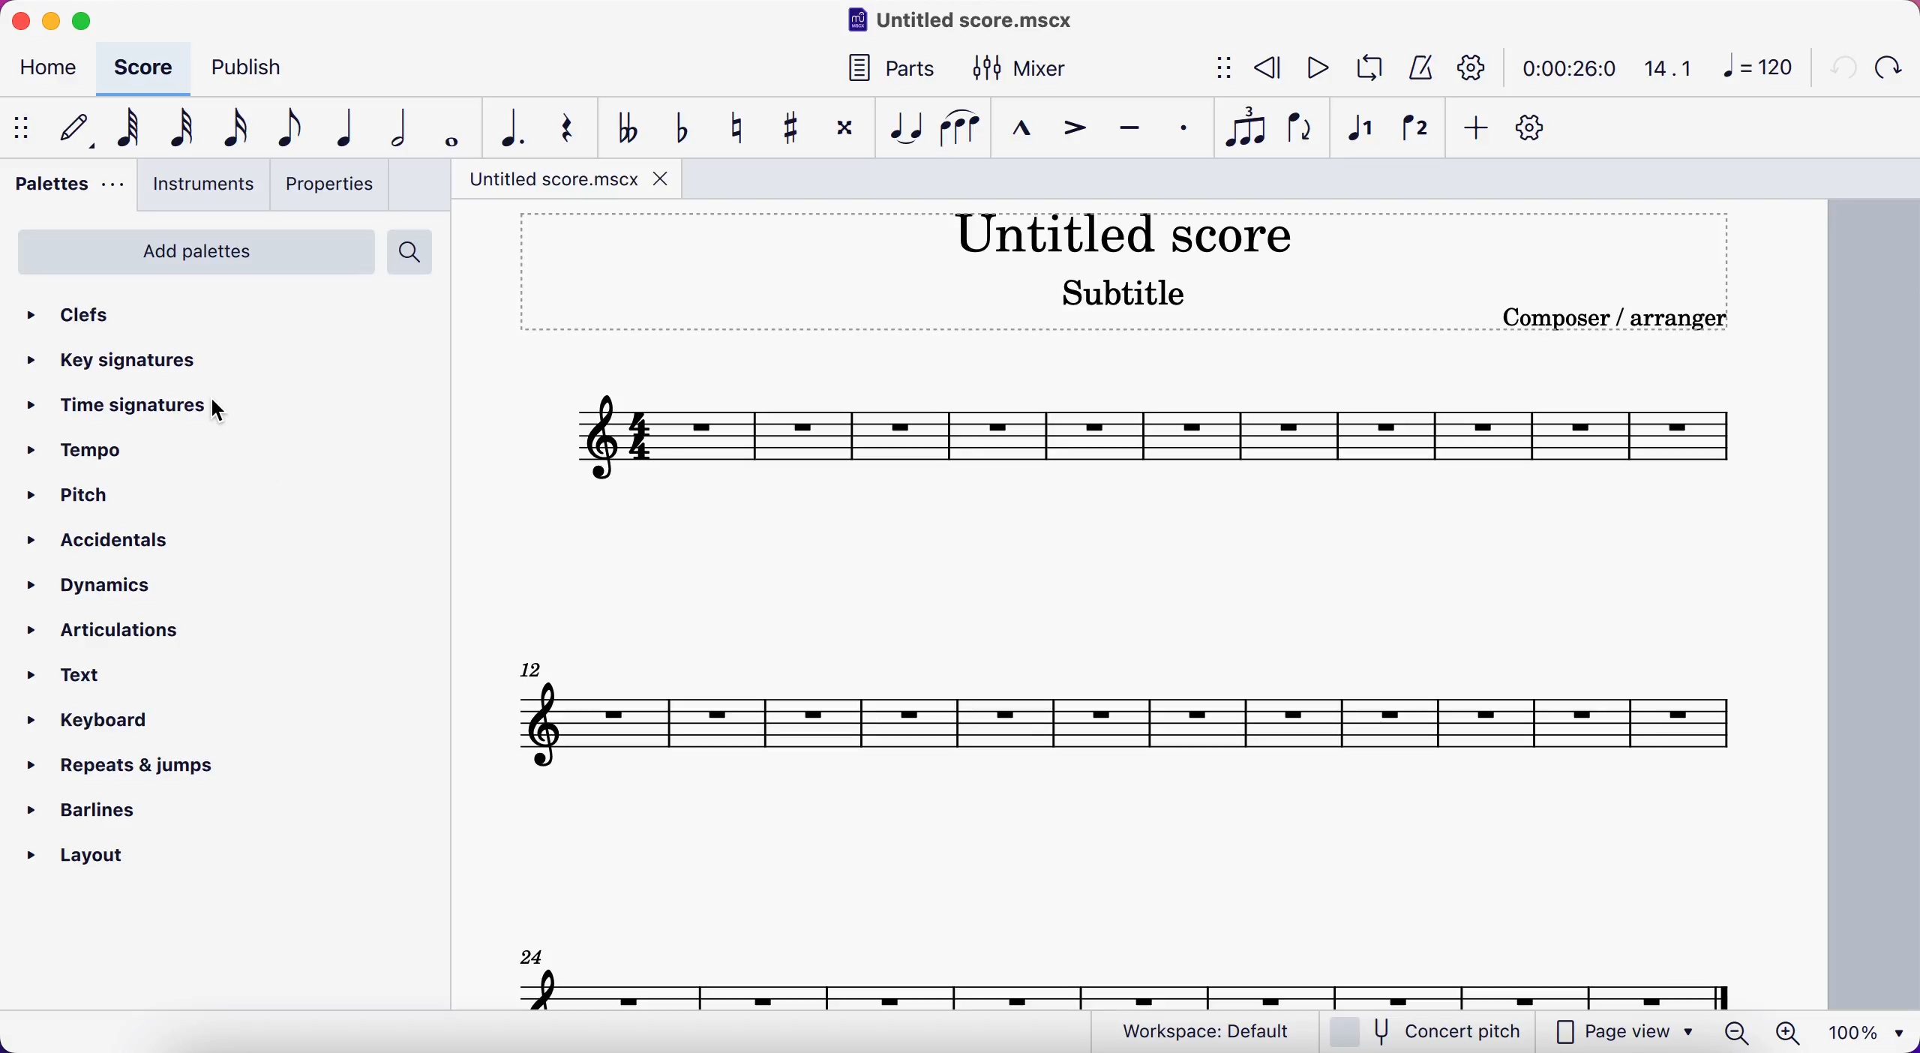 This screenshot has width=1920, height=1053. What do you see at coordinates (1180, 130) in the screenshot?
I see `staccato` at bounding box center [1180, 130].